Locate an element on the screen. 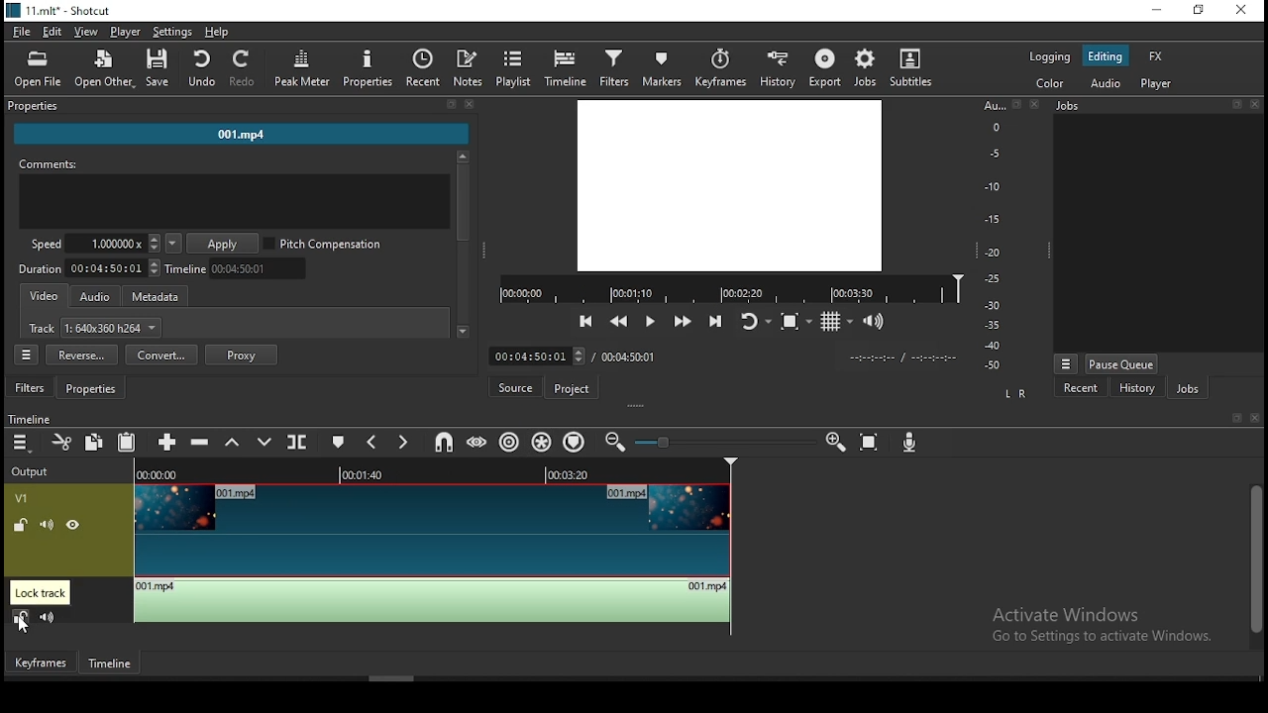  v1 is located at coordinates (23, 497).